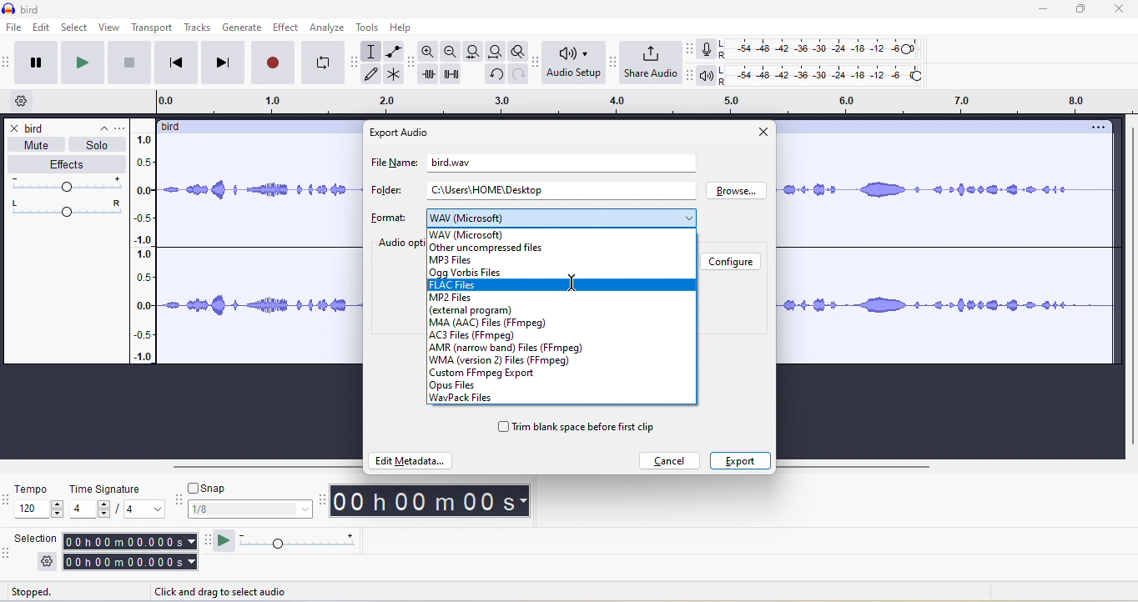 The height and width of the screenshot is (602, 1138). What do you see at coordinates (400, 243) in the screenshot?
I see `audio options` at bounding box center [400, 243].